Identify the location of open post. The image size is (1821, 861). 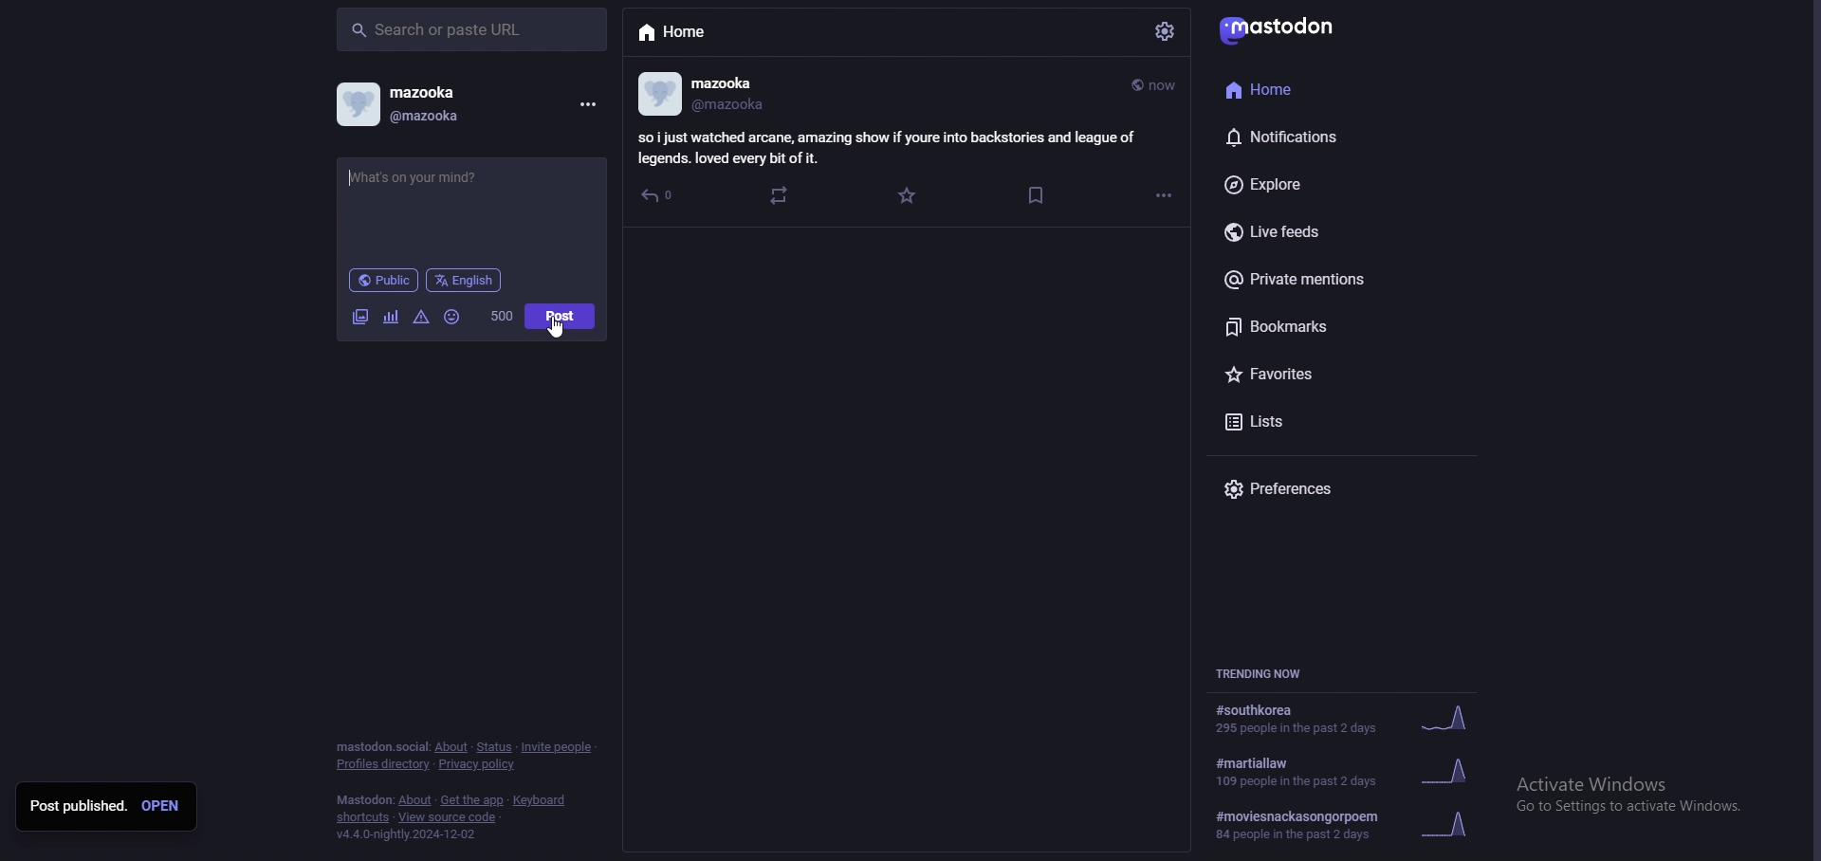
(163, 807).